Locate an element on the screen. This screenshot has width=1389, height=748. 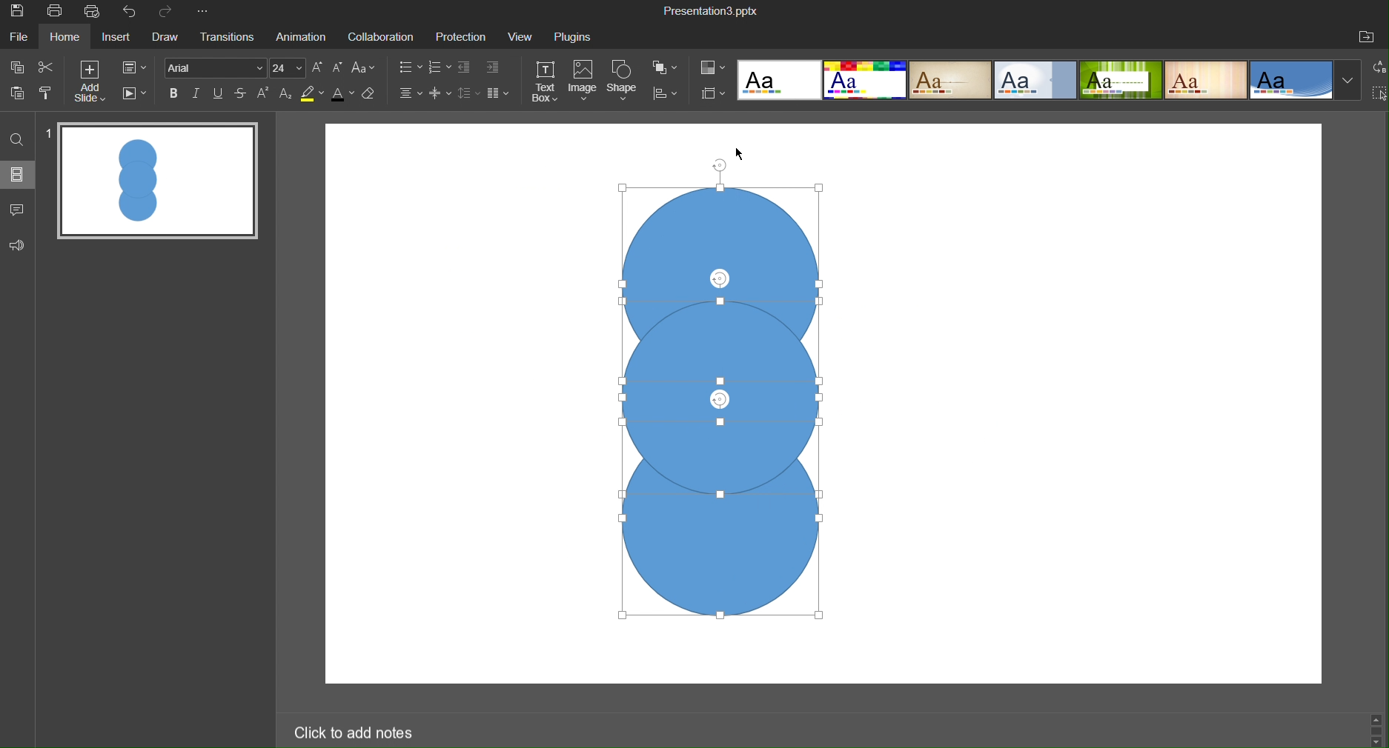
Decrease size is located at coordinates (338, 67).